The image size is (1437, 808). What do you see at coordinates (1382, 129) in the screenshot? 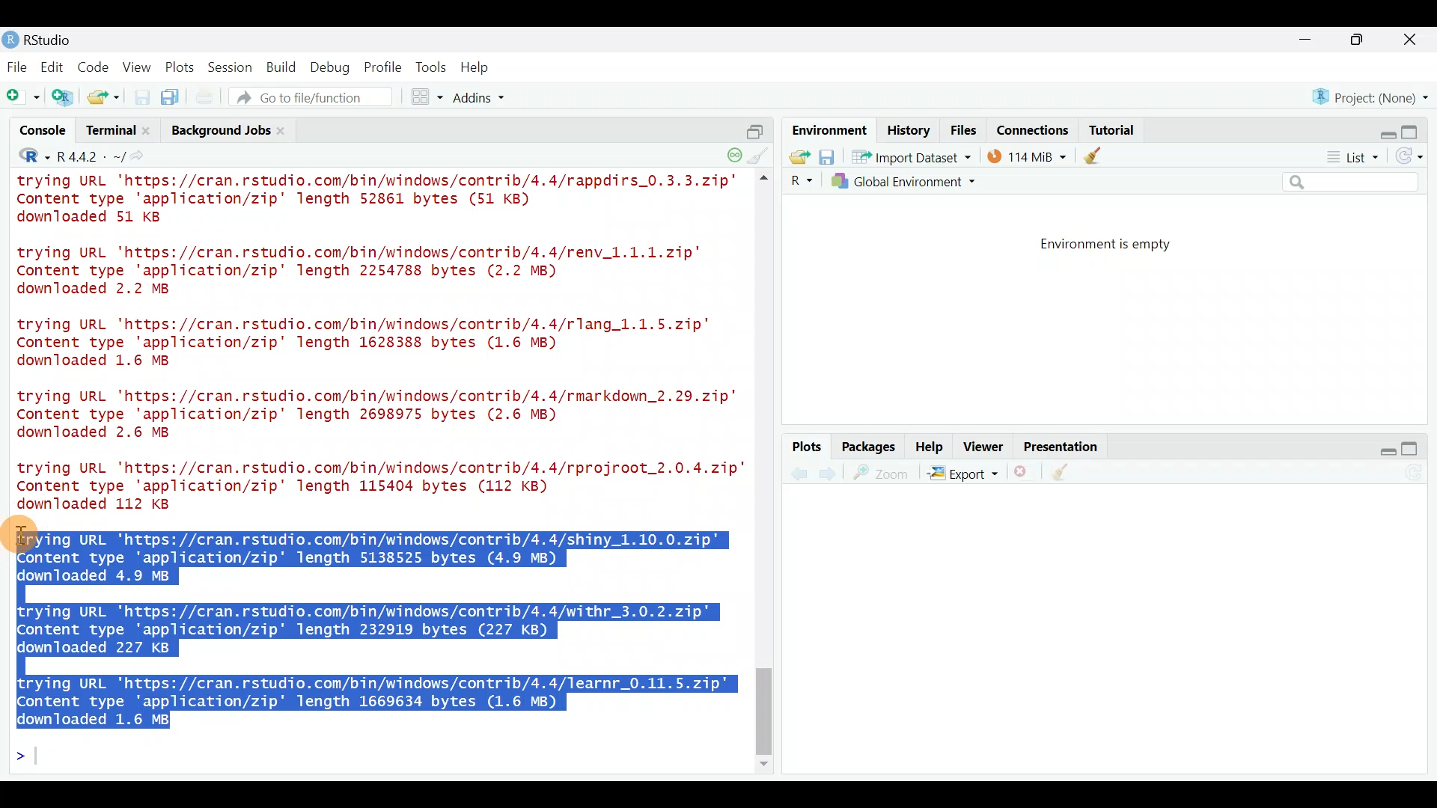
I see `Restore down` at bounding box center [1382, 129].